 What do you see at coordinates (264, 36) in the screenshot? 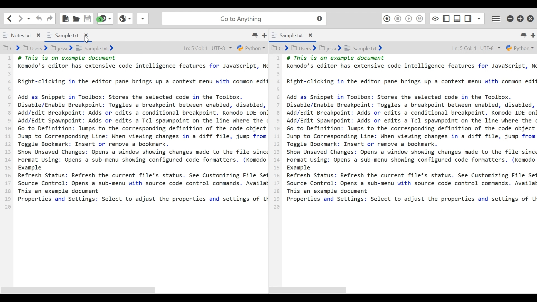
I see `New Tab` at bounding box center [264, 36].